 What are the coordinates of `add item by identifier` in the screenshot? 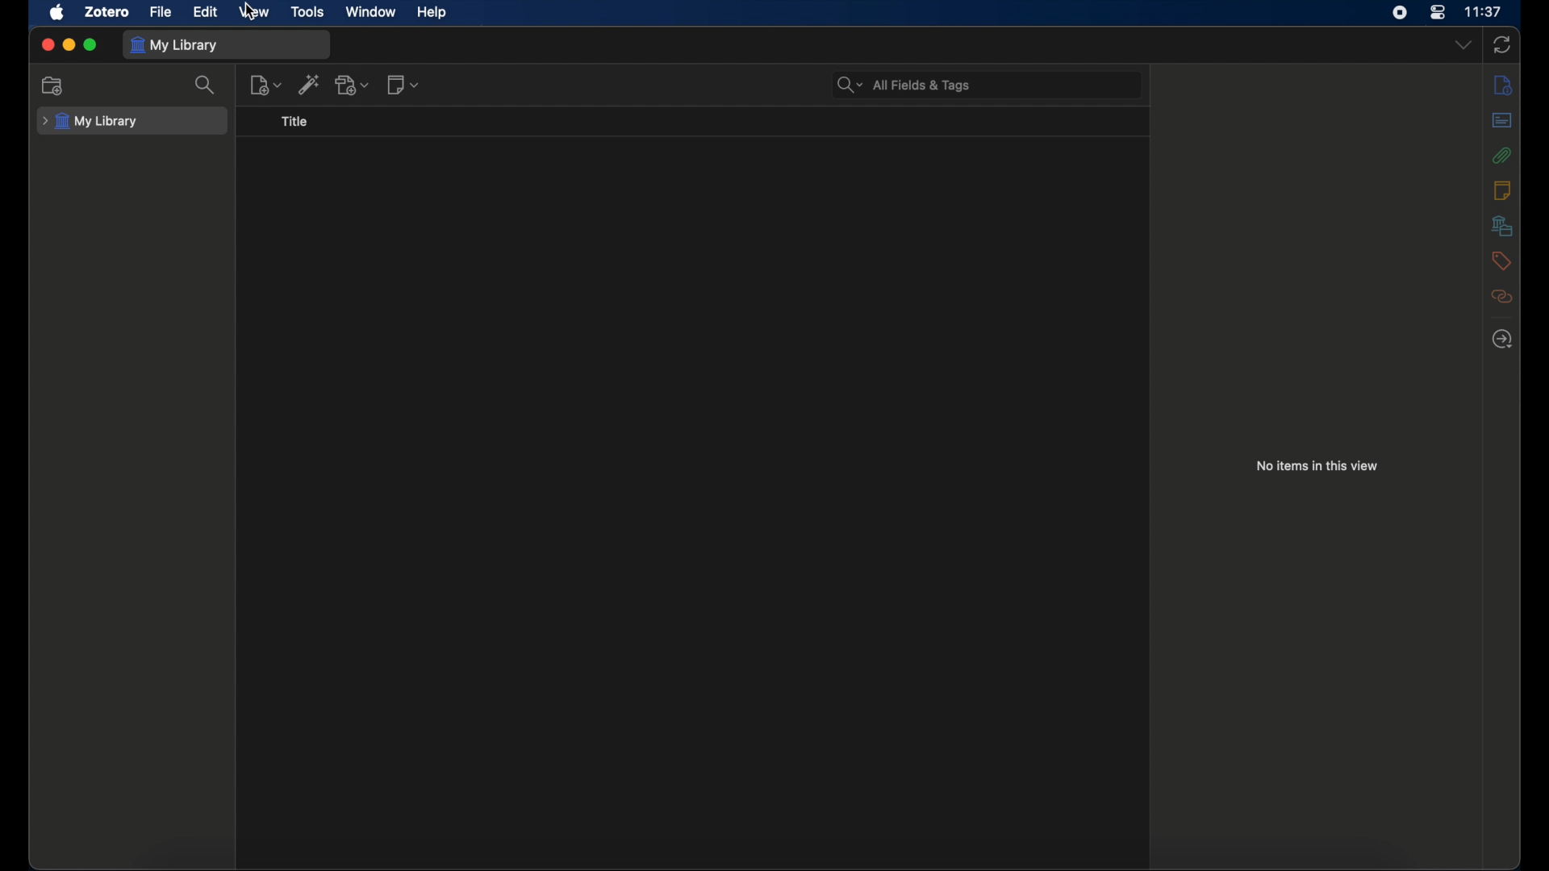 It's located at (311, 84).